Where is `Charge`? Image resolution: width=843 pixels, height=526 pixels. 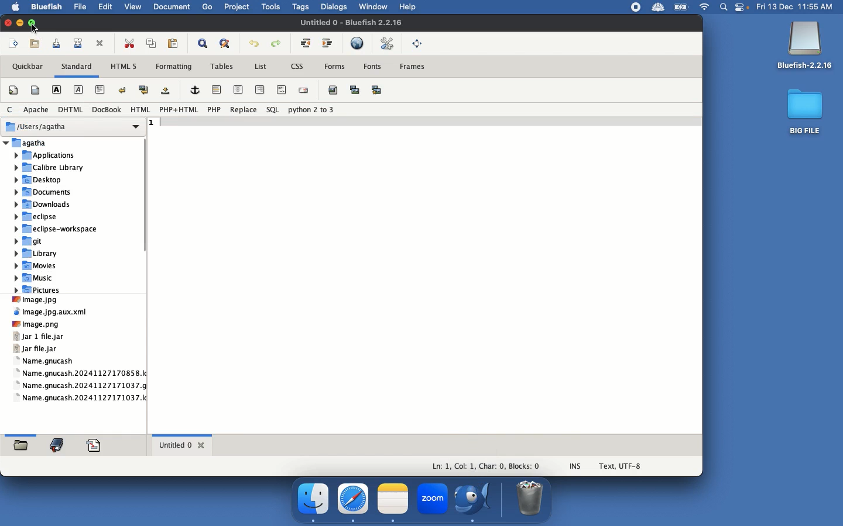
Charge is located at coordinates (681, 8).